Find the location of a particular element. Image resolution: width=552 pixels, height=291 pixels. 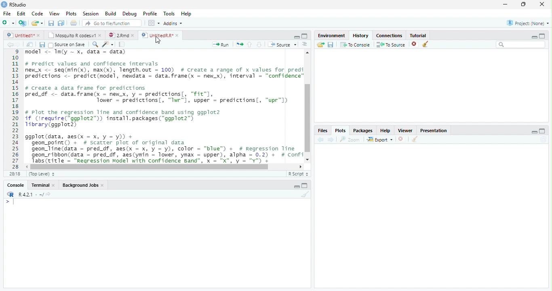

Zoom is located at coordinates (350, 140).